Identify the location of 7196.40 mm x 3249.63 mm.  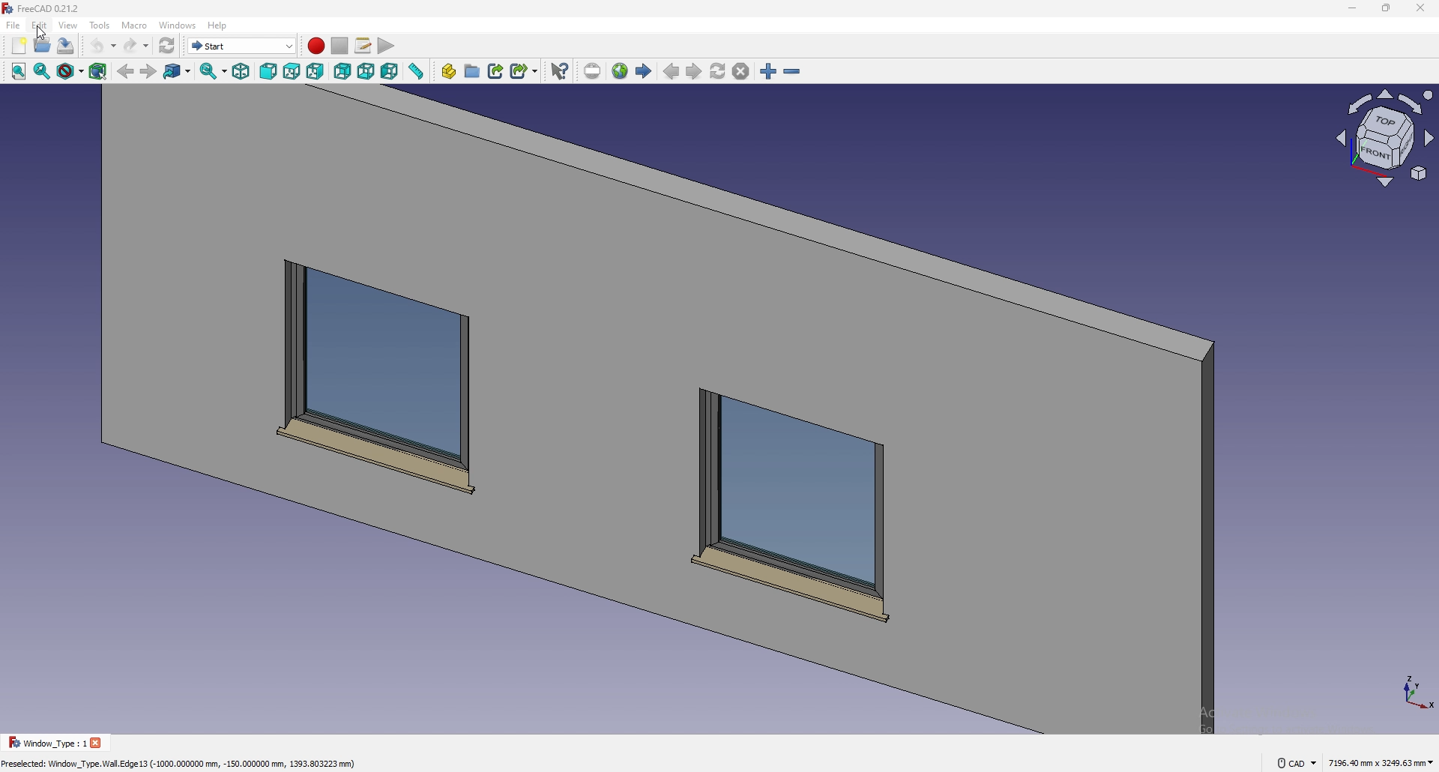
(1379, 762).